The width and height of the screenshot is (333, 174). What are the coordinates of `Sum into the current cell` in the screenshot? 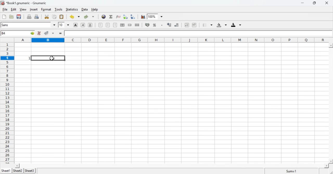 It's located at (112, 16).